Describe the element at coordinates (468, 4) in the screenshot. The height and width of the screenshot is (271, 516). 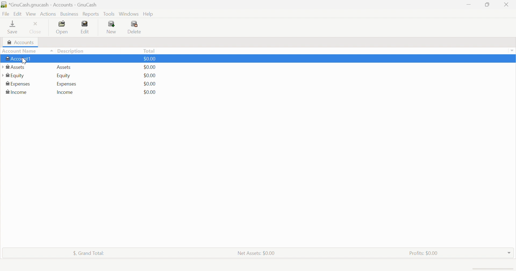
I see `Minimize` at that location.